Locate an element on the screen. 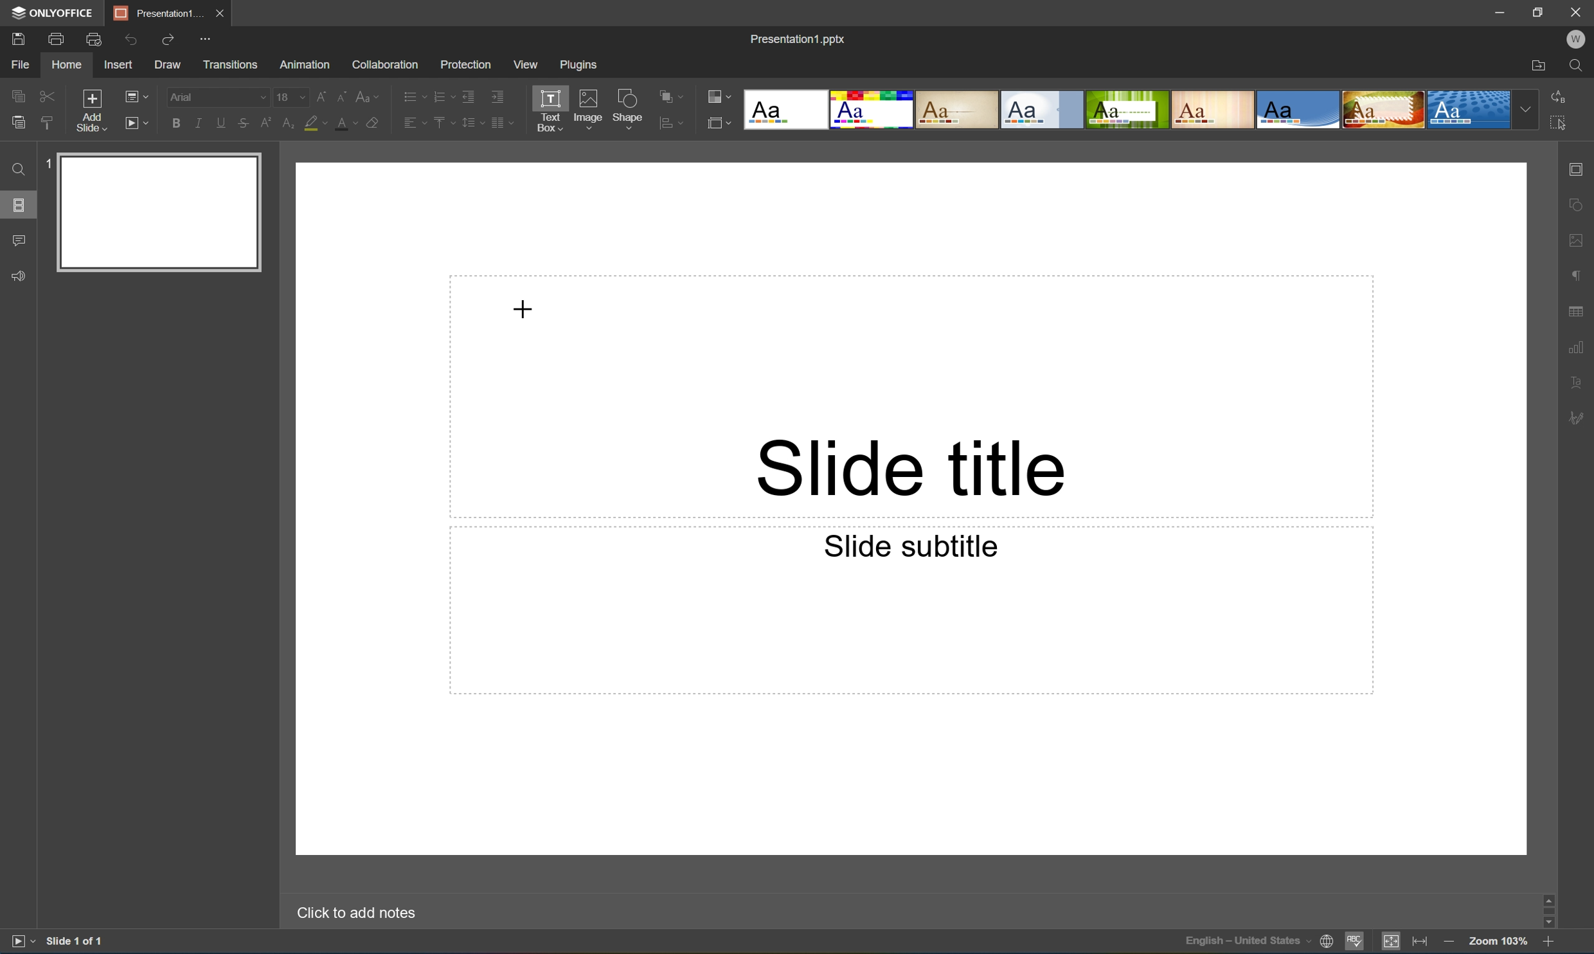 The width and height of the screenshot is (1594, 954). Slides is located at coordinates (21, 205).